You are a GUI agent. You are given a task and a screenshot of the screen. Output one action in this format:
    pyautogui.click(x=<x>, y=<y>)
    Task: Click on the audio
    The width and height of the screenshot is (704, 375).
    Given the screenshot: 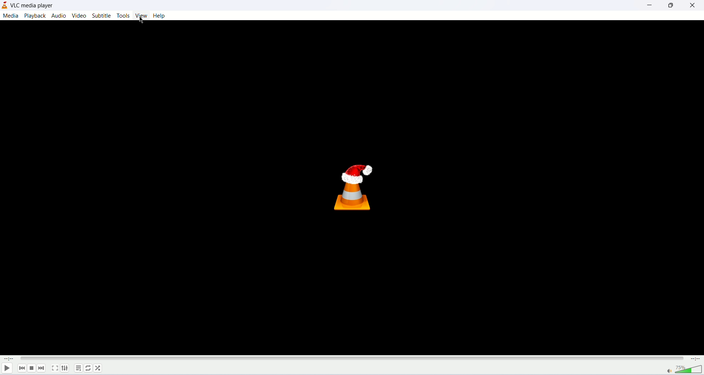 What is the action you would take?
    pyautogui.click(x=59, y=16)
    